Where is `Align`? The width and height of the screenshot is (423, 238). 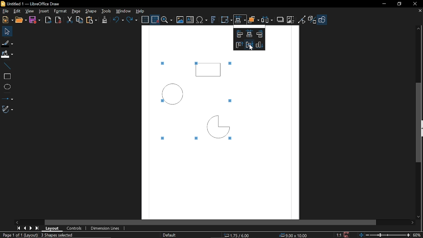 Align is located at coordinates (240, 20).